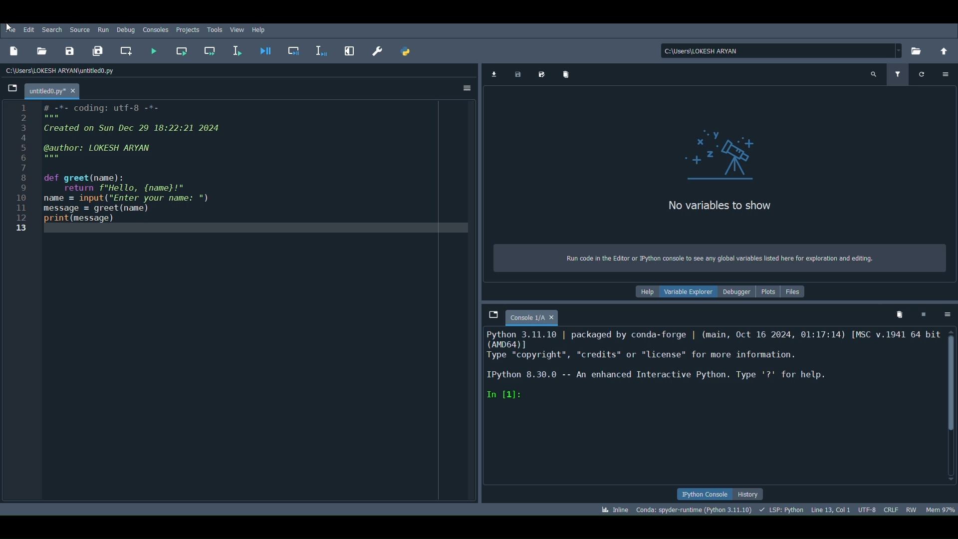  What do you see at coordinates (42, 50) in the screenshot?
I see `Open file (Ctrl + O)` at bounding box center [42, 50].